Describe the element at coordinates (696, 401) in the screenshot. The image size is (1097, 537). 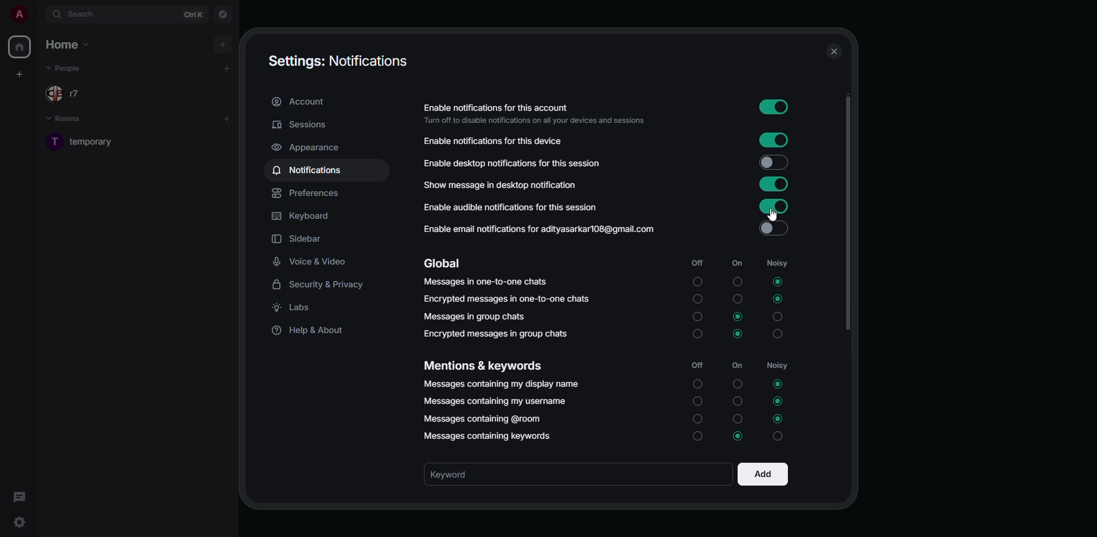
I see `off` at that location.